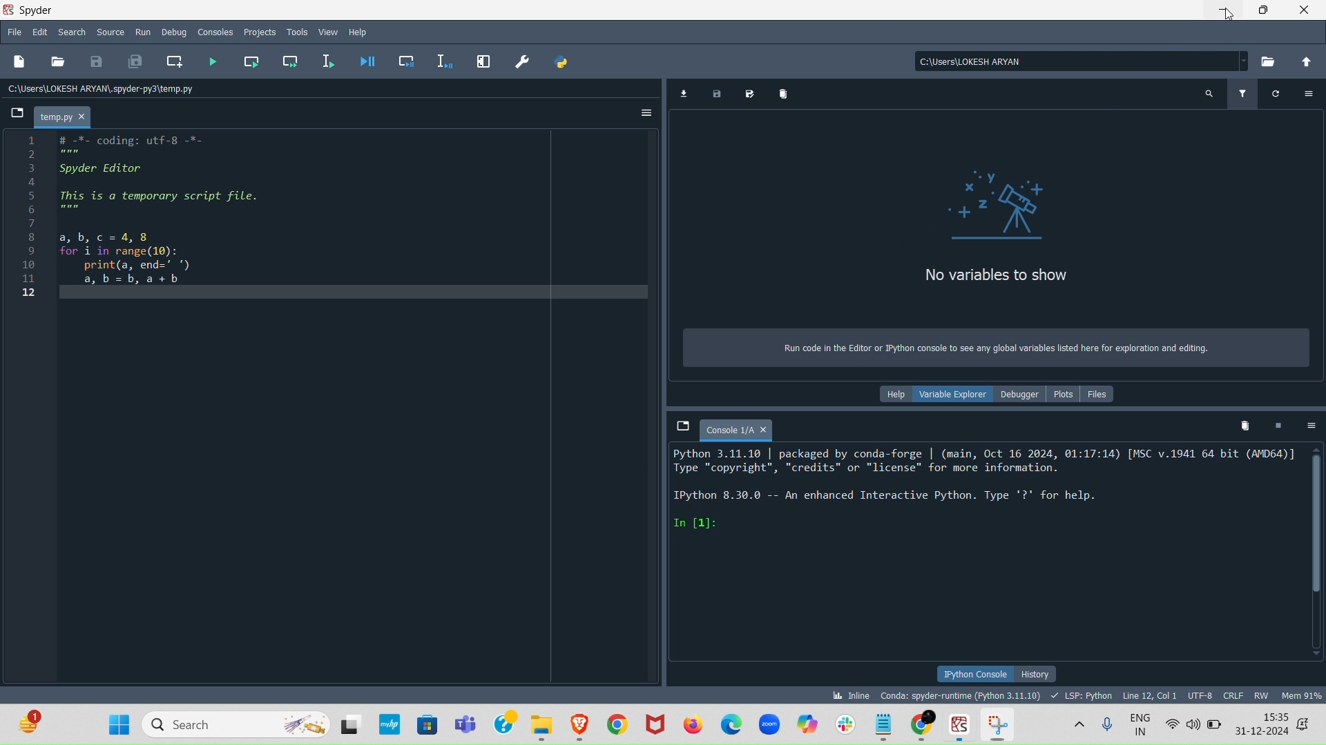  What do you see at coordinates (253, 59) in the screenshot?
I see `Run current cell (Ctrl + Return)` at bounding box center [253, 59].